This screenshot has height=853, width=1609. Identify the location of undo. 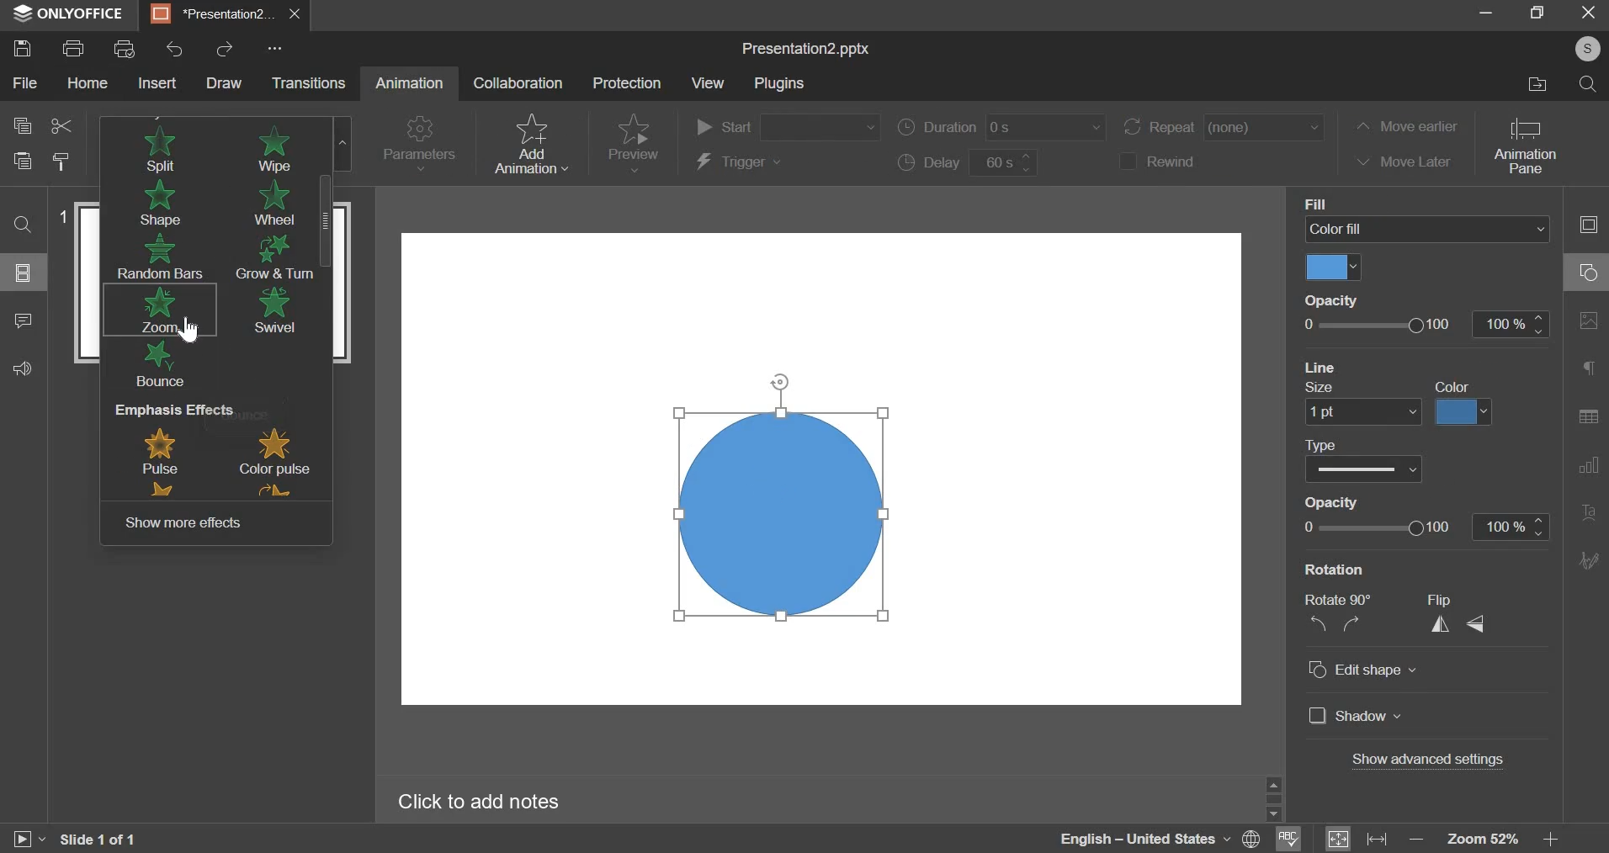
(176, 50).